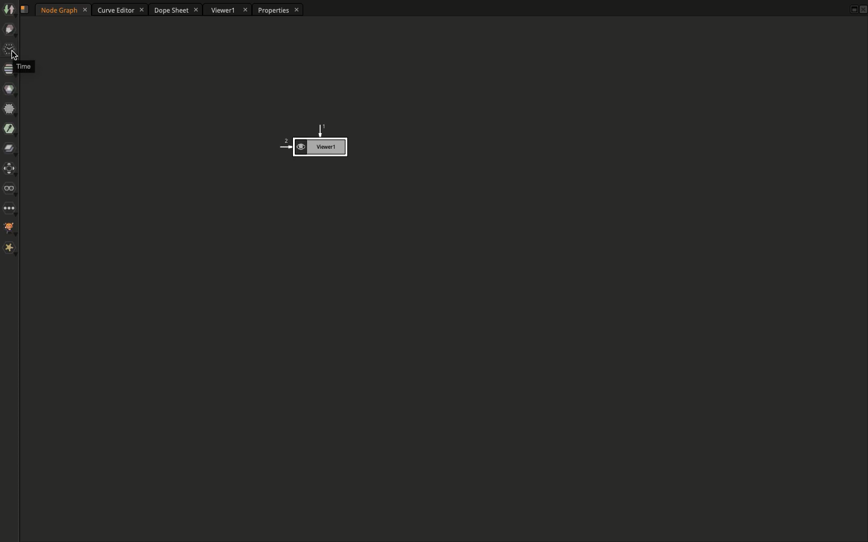 This screenshot has width=868, height=542. What do you see at coordinates (28, 10) in the screenshot?
I see `Script name` at bounding box center [28, 10].